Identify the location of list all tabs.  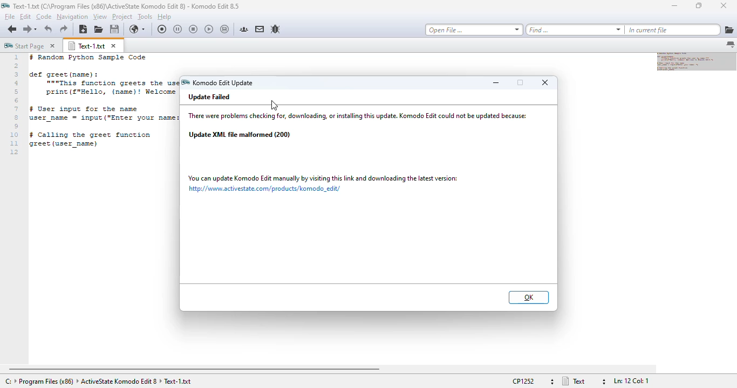
(731, 45).